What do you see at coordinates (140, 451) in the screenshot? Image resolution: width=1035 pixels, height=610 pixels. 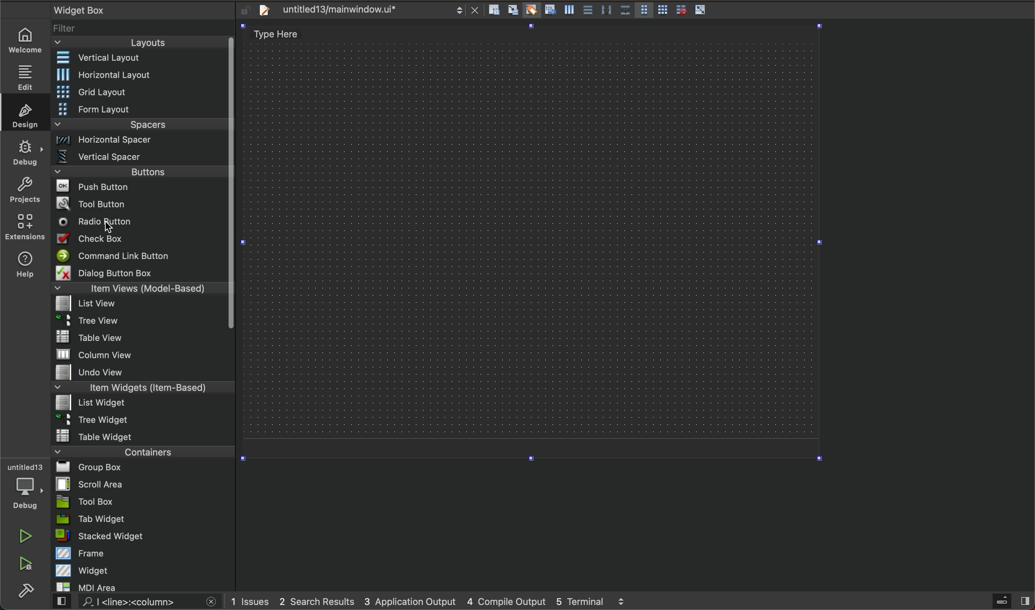 I see `containers` at bounding box center [140, 451].